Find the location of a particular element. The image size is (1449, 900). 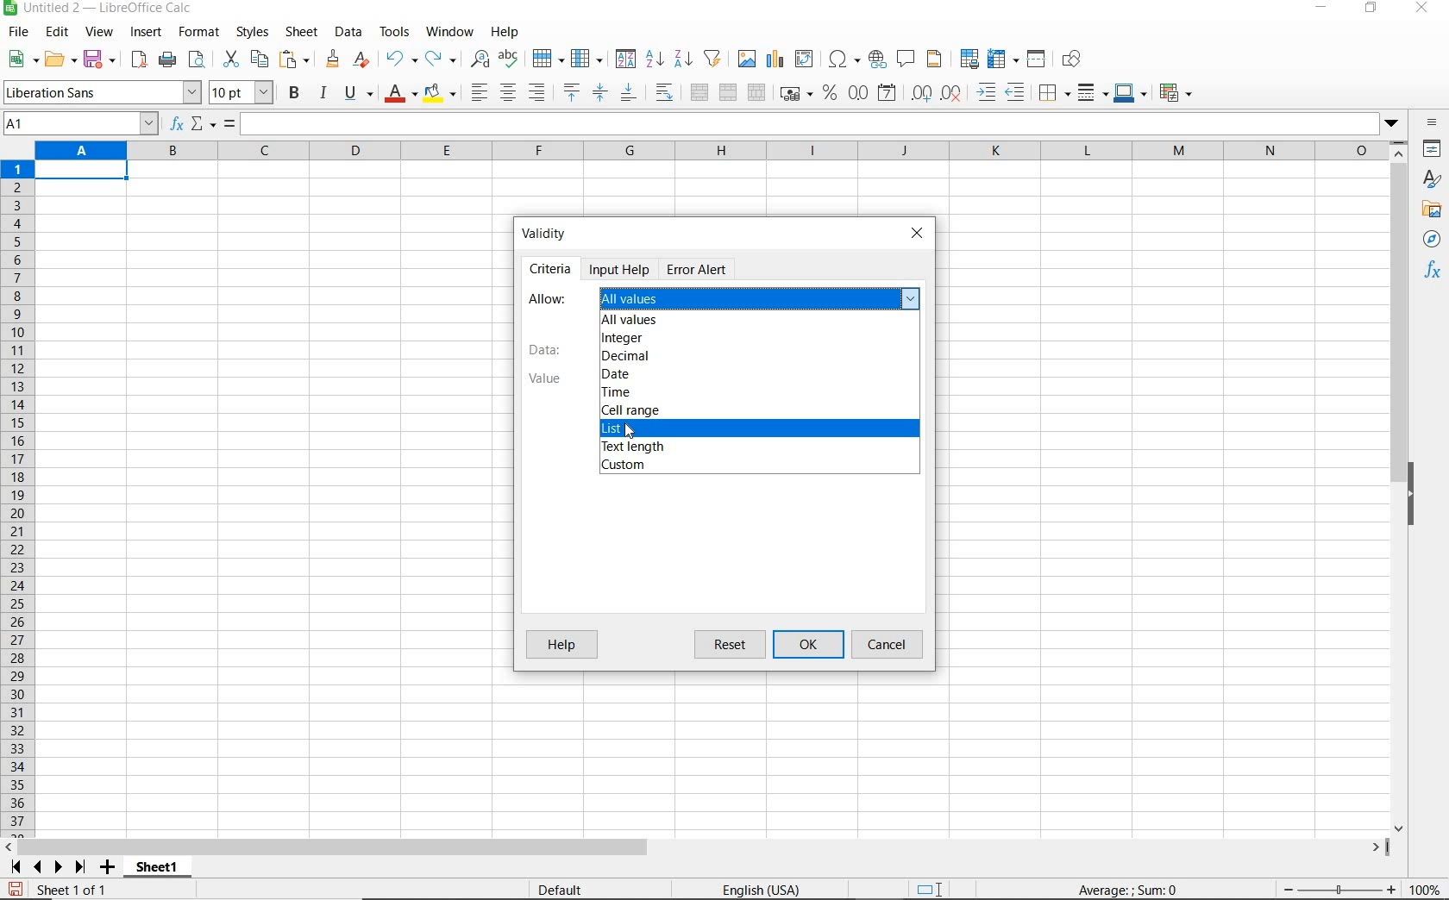

borders is located at coordinates (1055, 93).